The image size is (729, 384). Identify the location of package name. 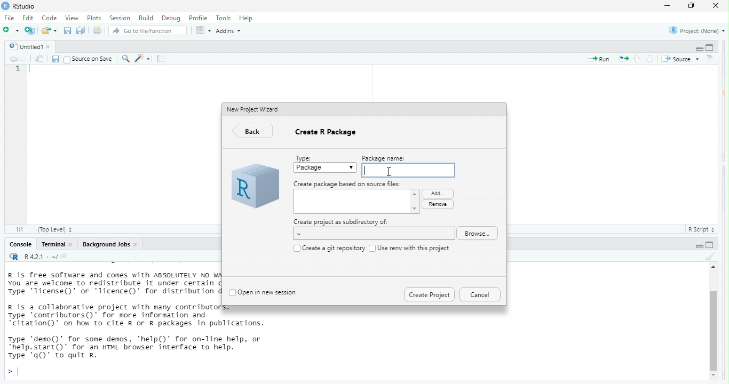
(408, 170).